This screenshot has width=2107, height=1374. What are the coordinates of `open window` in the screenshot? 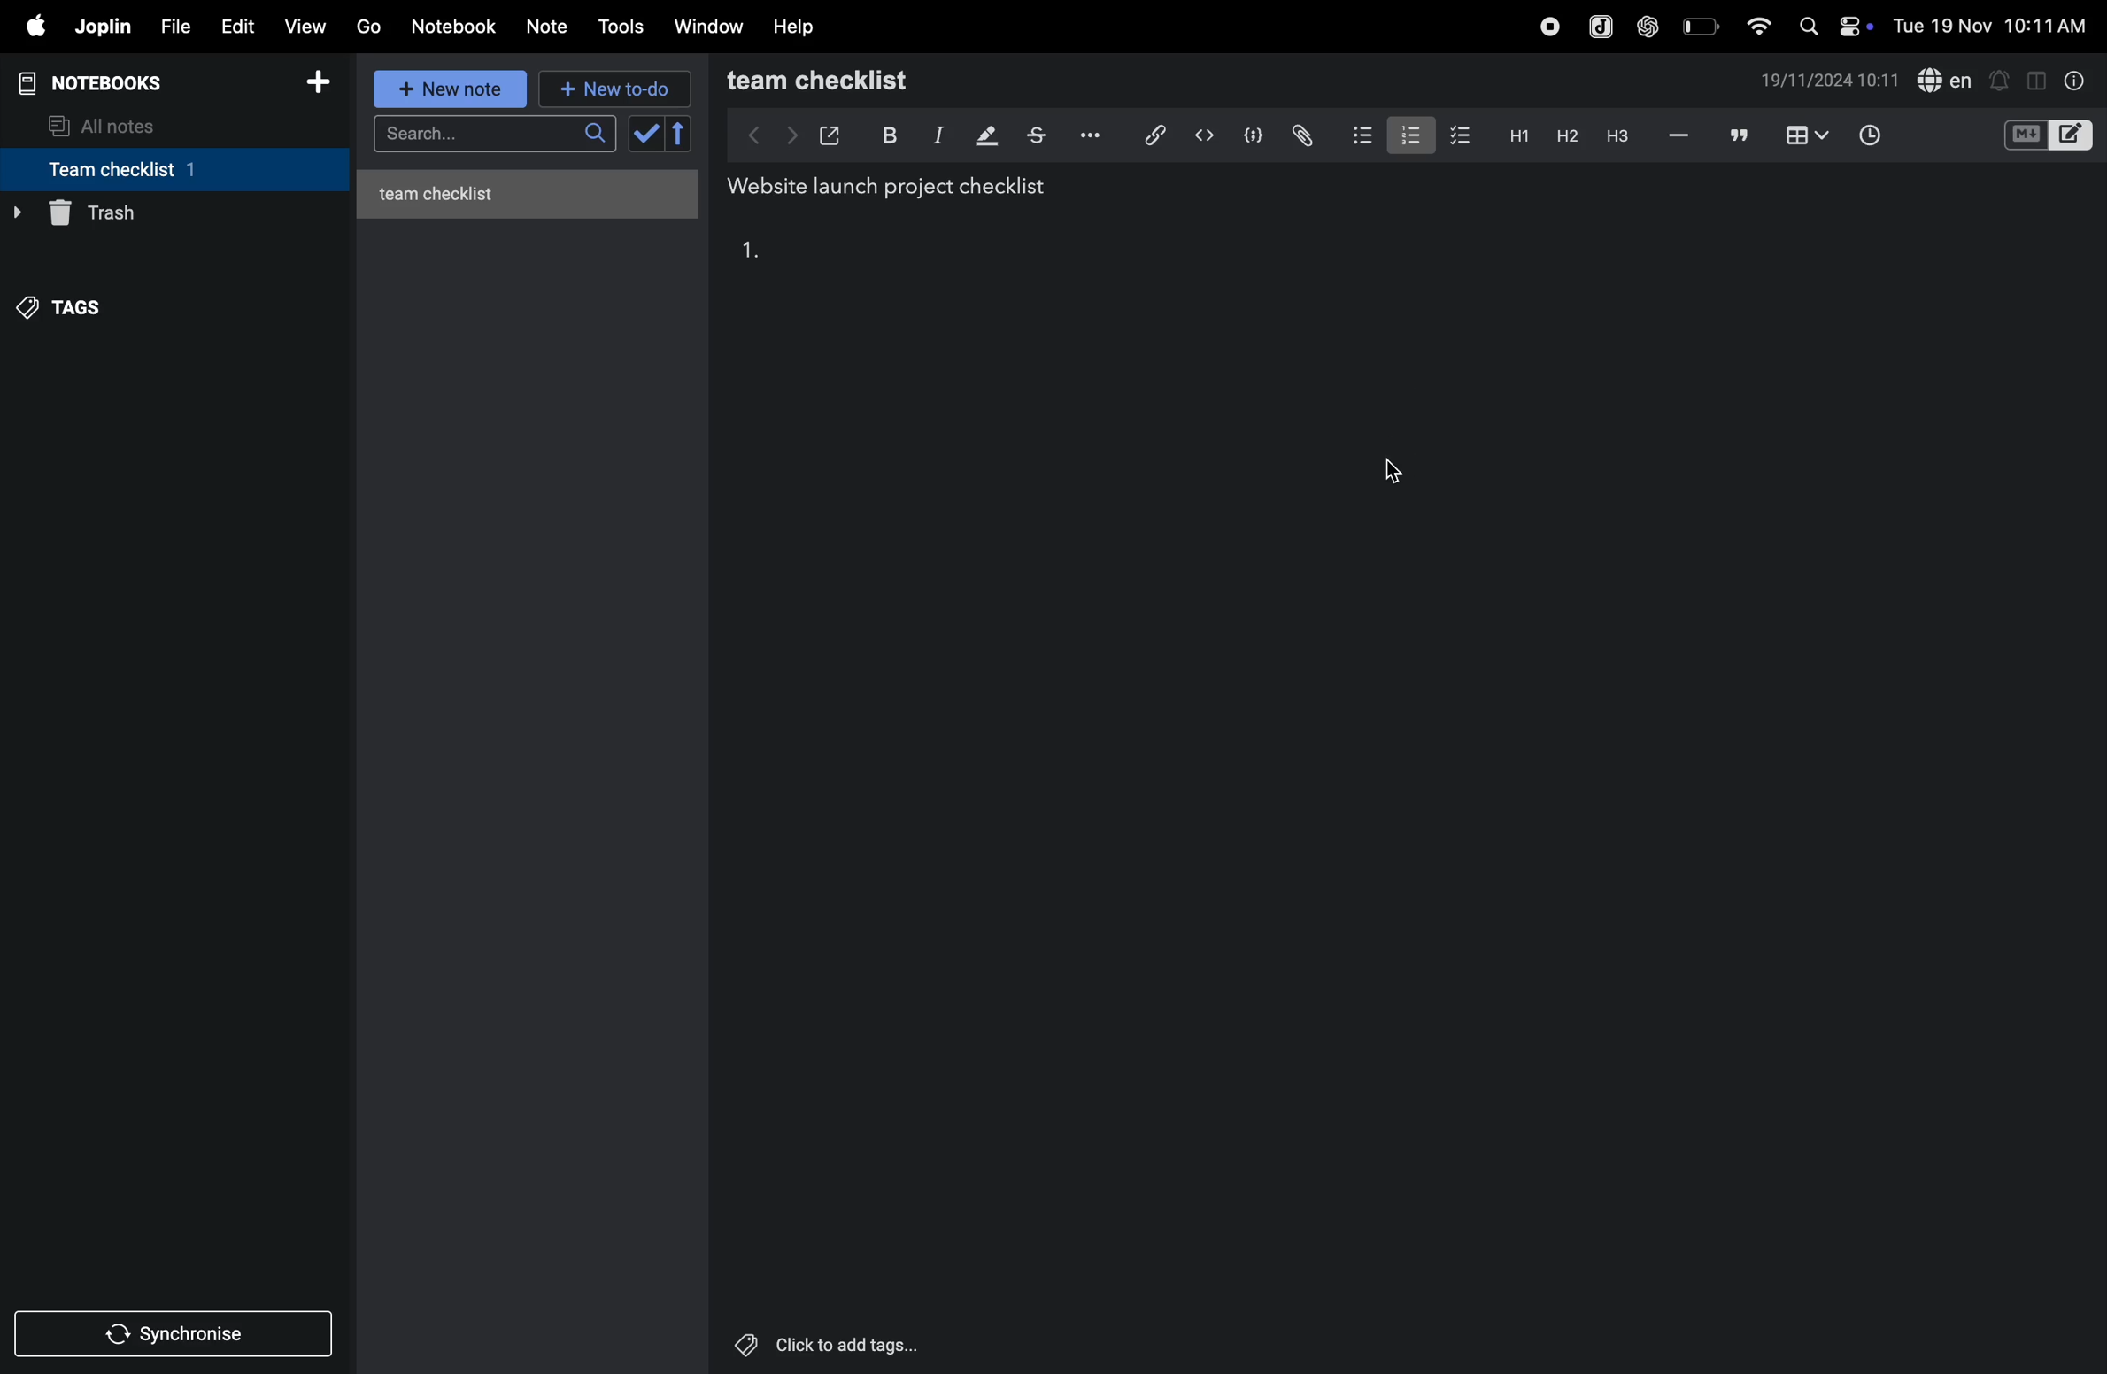 It's located at (830, 132).